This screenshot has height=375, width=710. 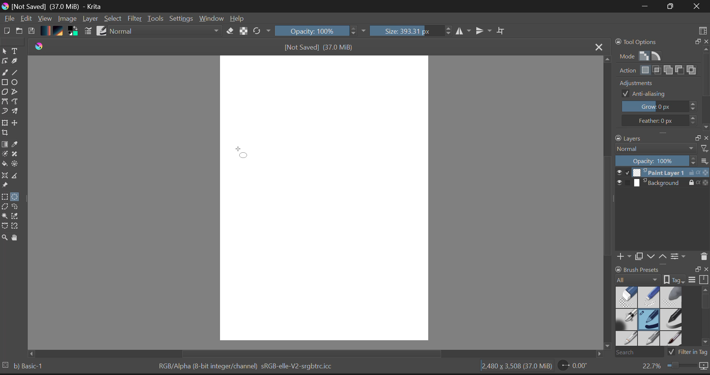 I want to click on Edit shapes, so click(x=4, y=62).